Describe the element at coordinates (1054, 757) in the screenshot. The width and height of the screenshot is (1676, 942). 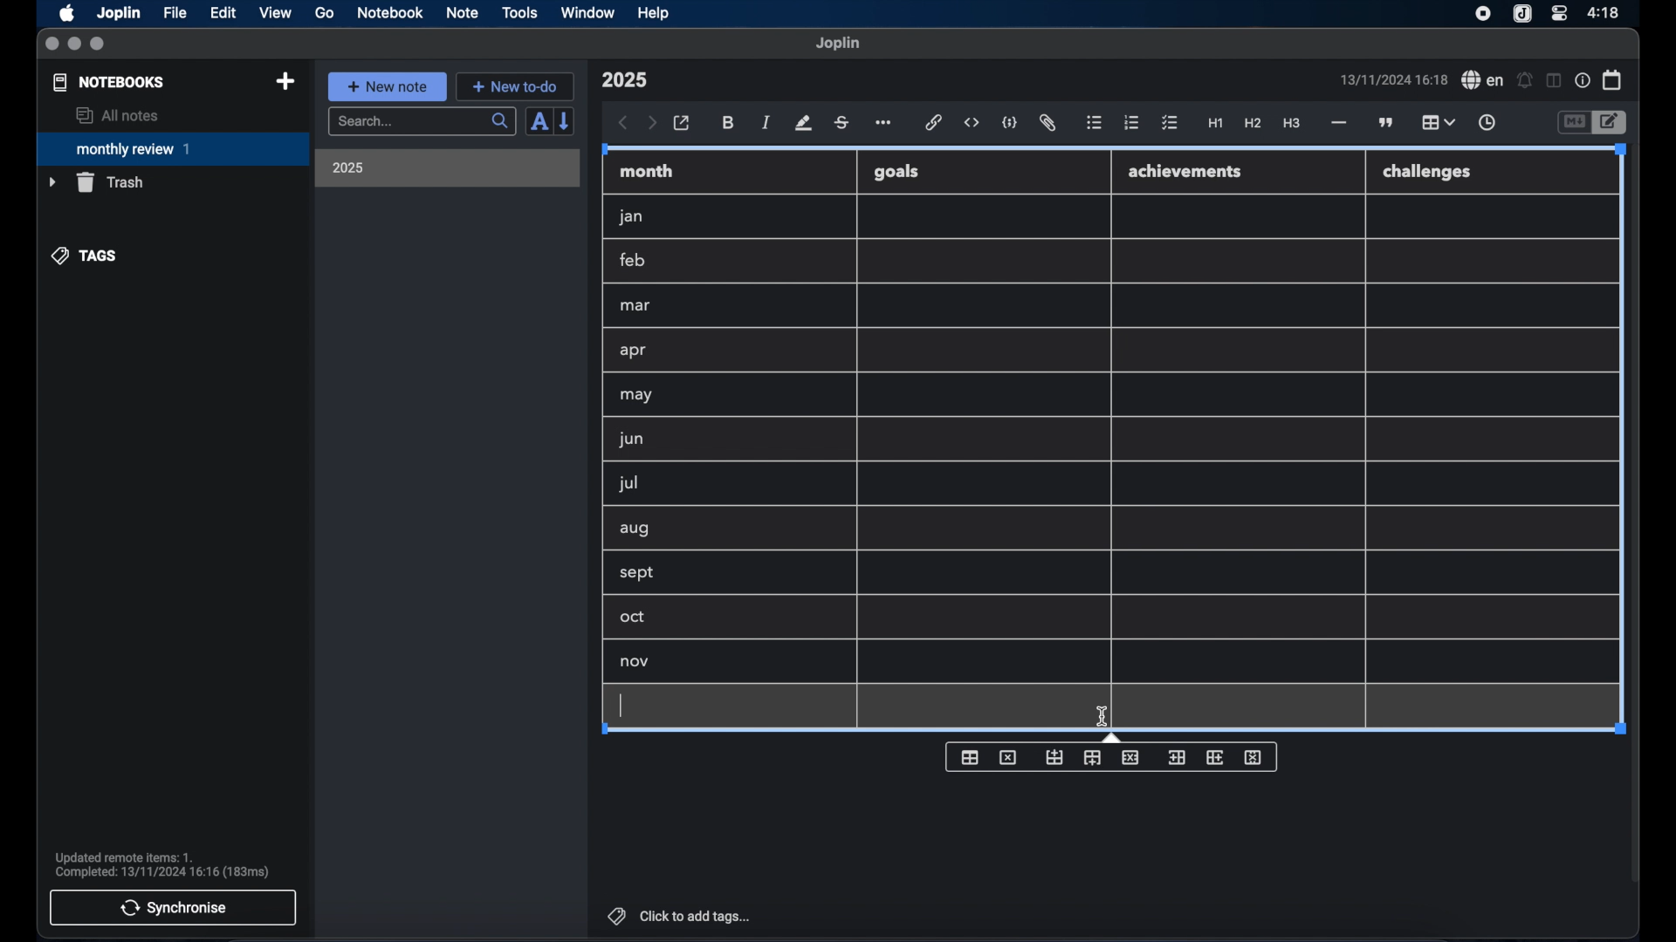
I see `insert row before` at that location.